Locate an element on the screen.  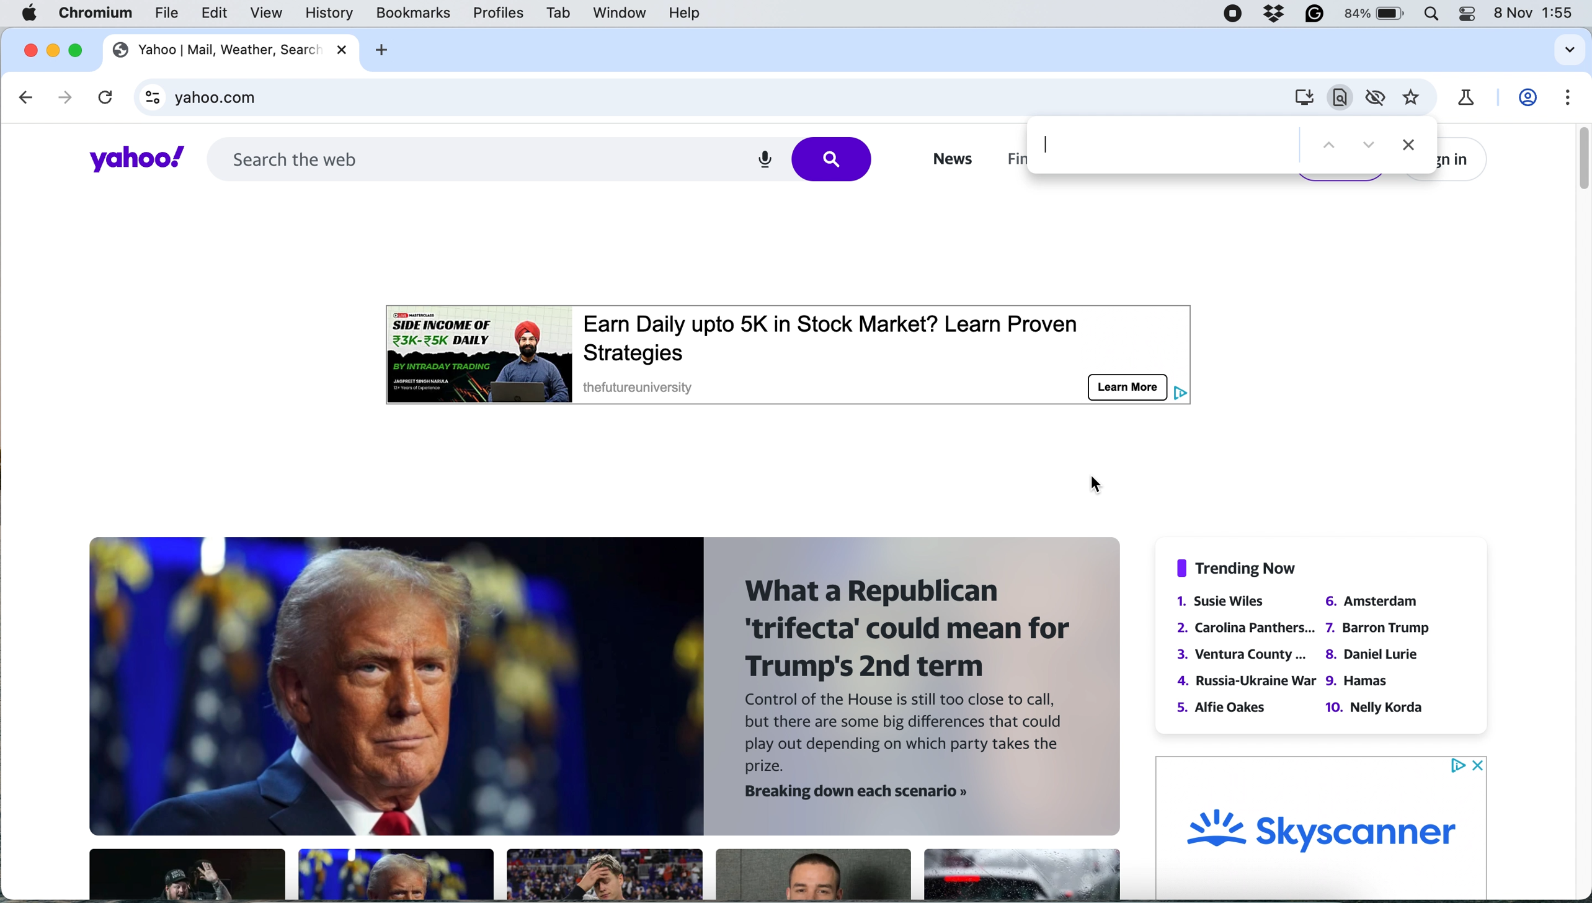
News Article  is located at coordinates (1019, 876).